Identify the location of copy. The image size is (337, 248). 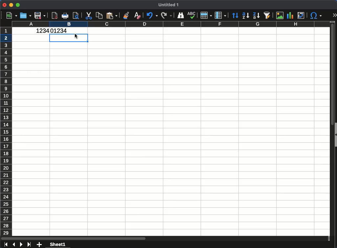
(99, 16).